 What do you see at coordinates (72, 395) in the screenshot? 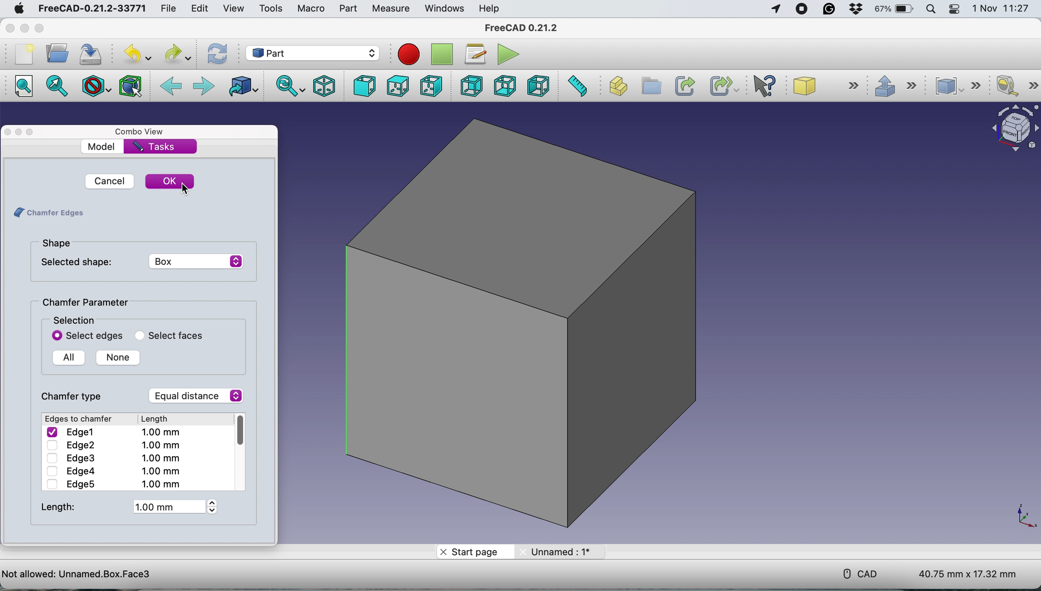
I see `chamfer type` at bounding box center [72, 395].